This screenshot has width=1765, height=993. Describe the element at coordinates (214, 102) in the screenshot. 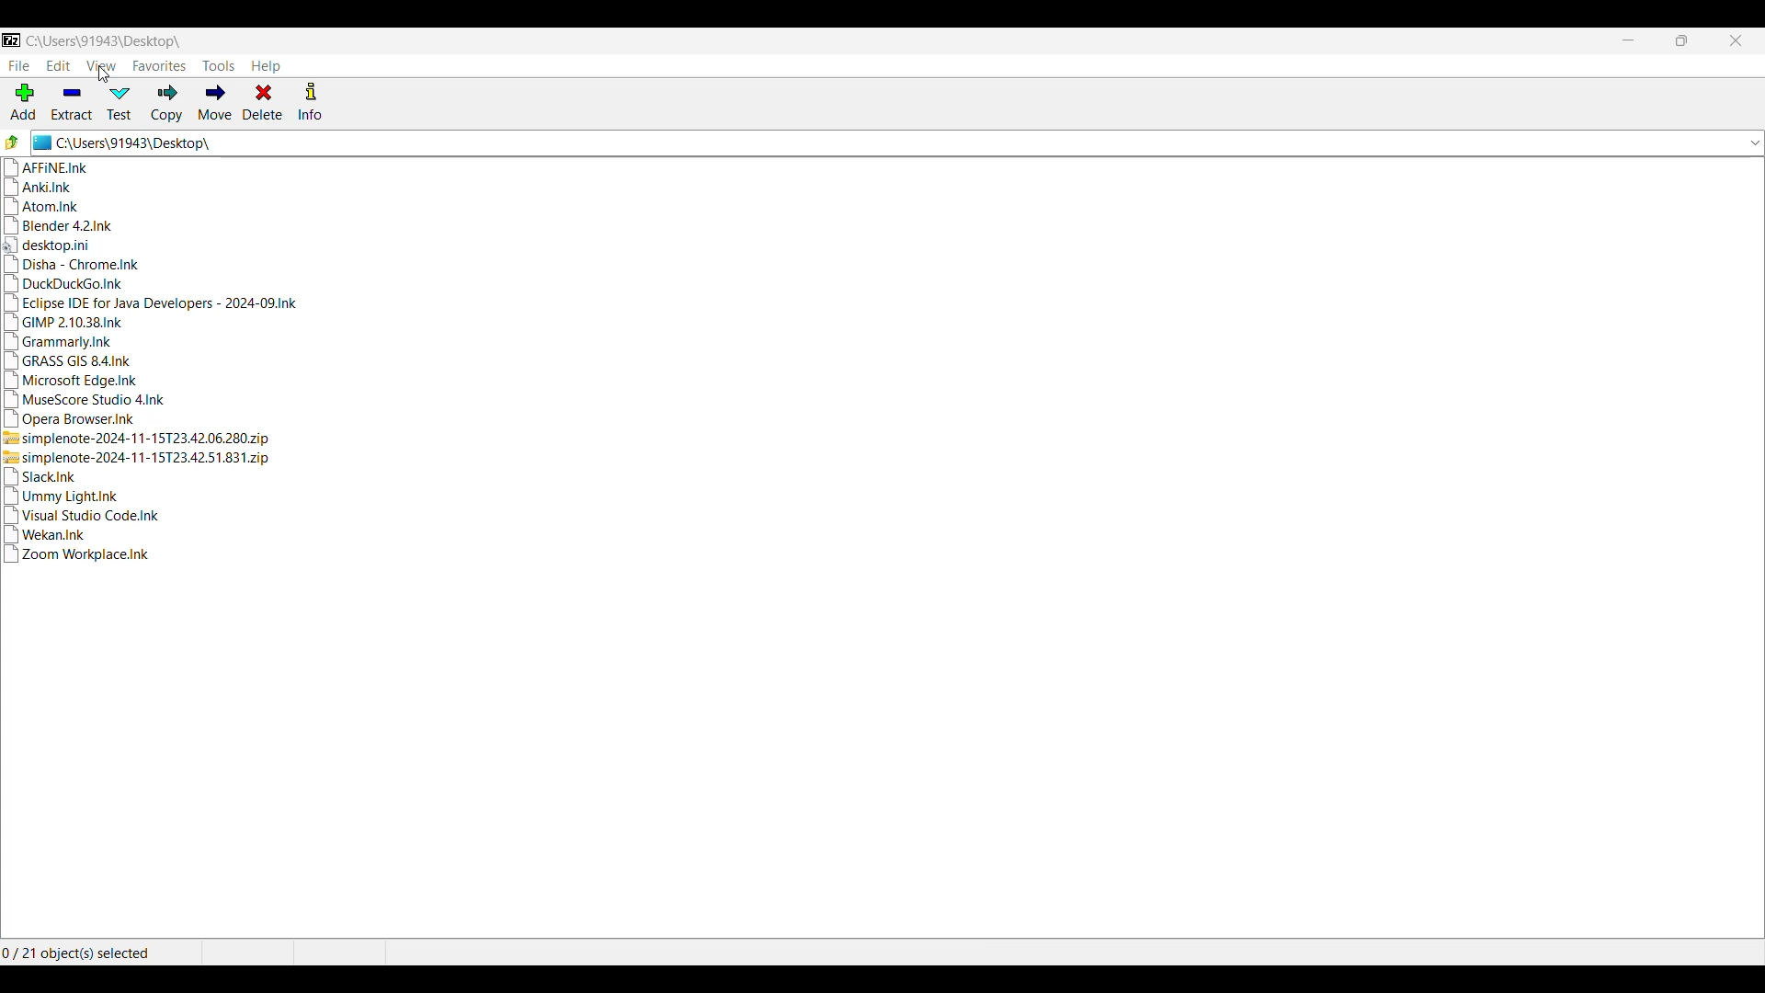

I see `Move` at that location.